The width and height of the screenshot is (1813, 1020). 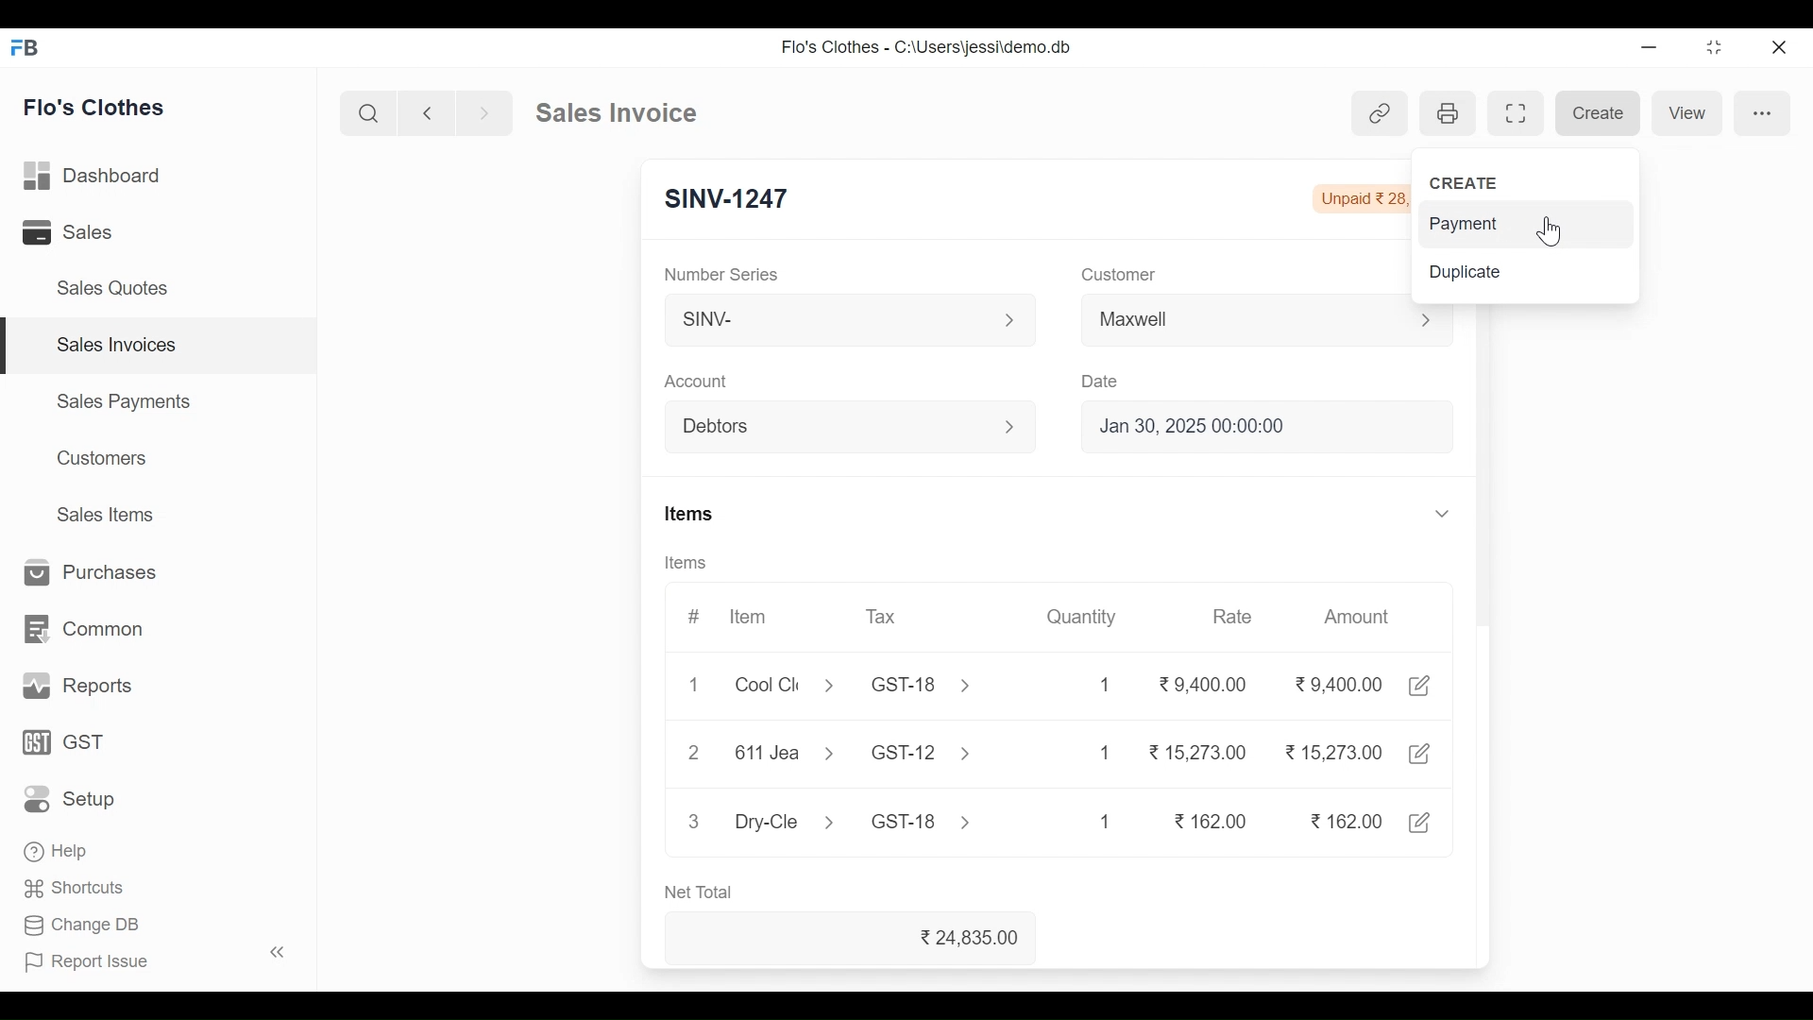 I want to click on #, so click(x=693, y=617).